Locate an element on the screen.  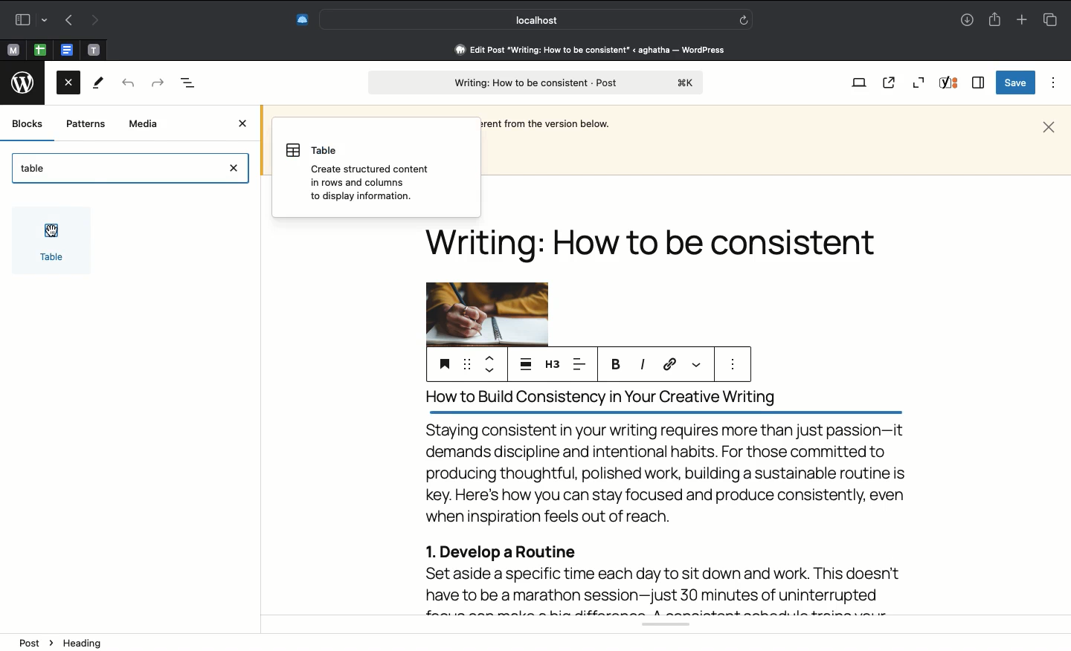
Align is located at coordinates (582, 363).